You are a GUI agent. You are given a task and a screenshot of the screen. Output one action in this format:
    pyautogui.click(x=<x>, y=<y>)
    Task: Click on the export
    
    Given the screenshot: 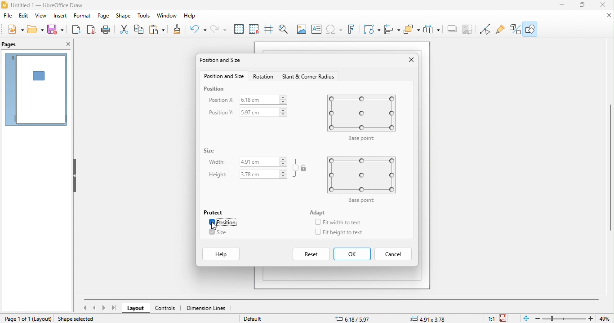 What is the action you would take?
    pyautogui.click(x=75, y=30)
    